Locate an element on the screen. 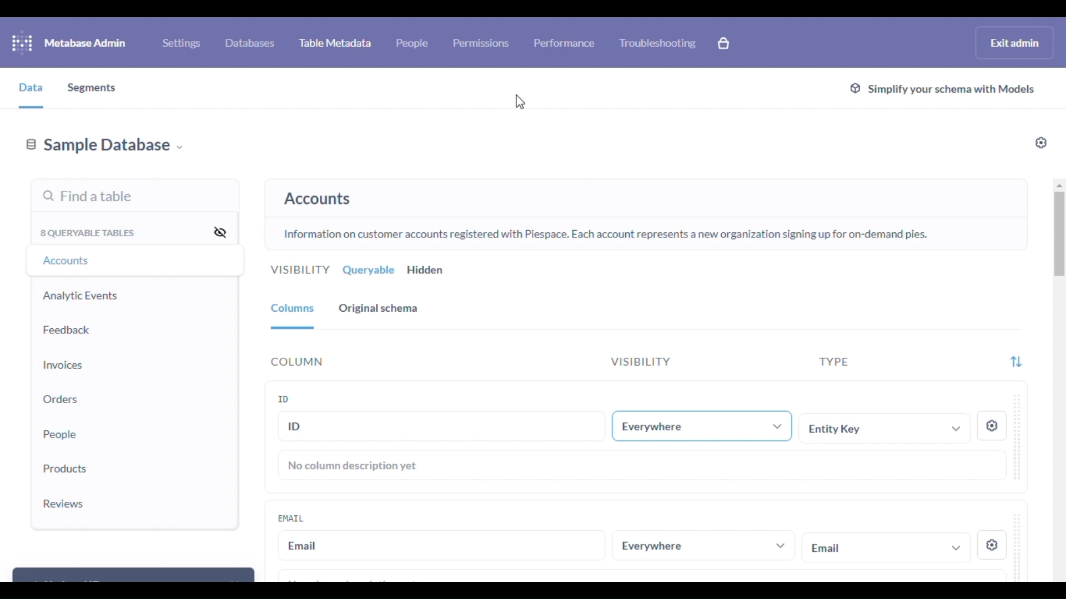 Image resolution: width=1066 pixels, height=599 pixels. accounts is located at coordinates (69, 261).